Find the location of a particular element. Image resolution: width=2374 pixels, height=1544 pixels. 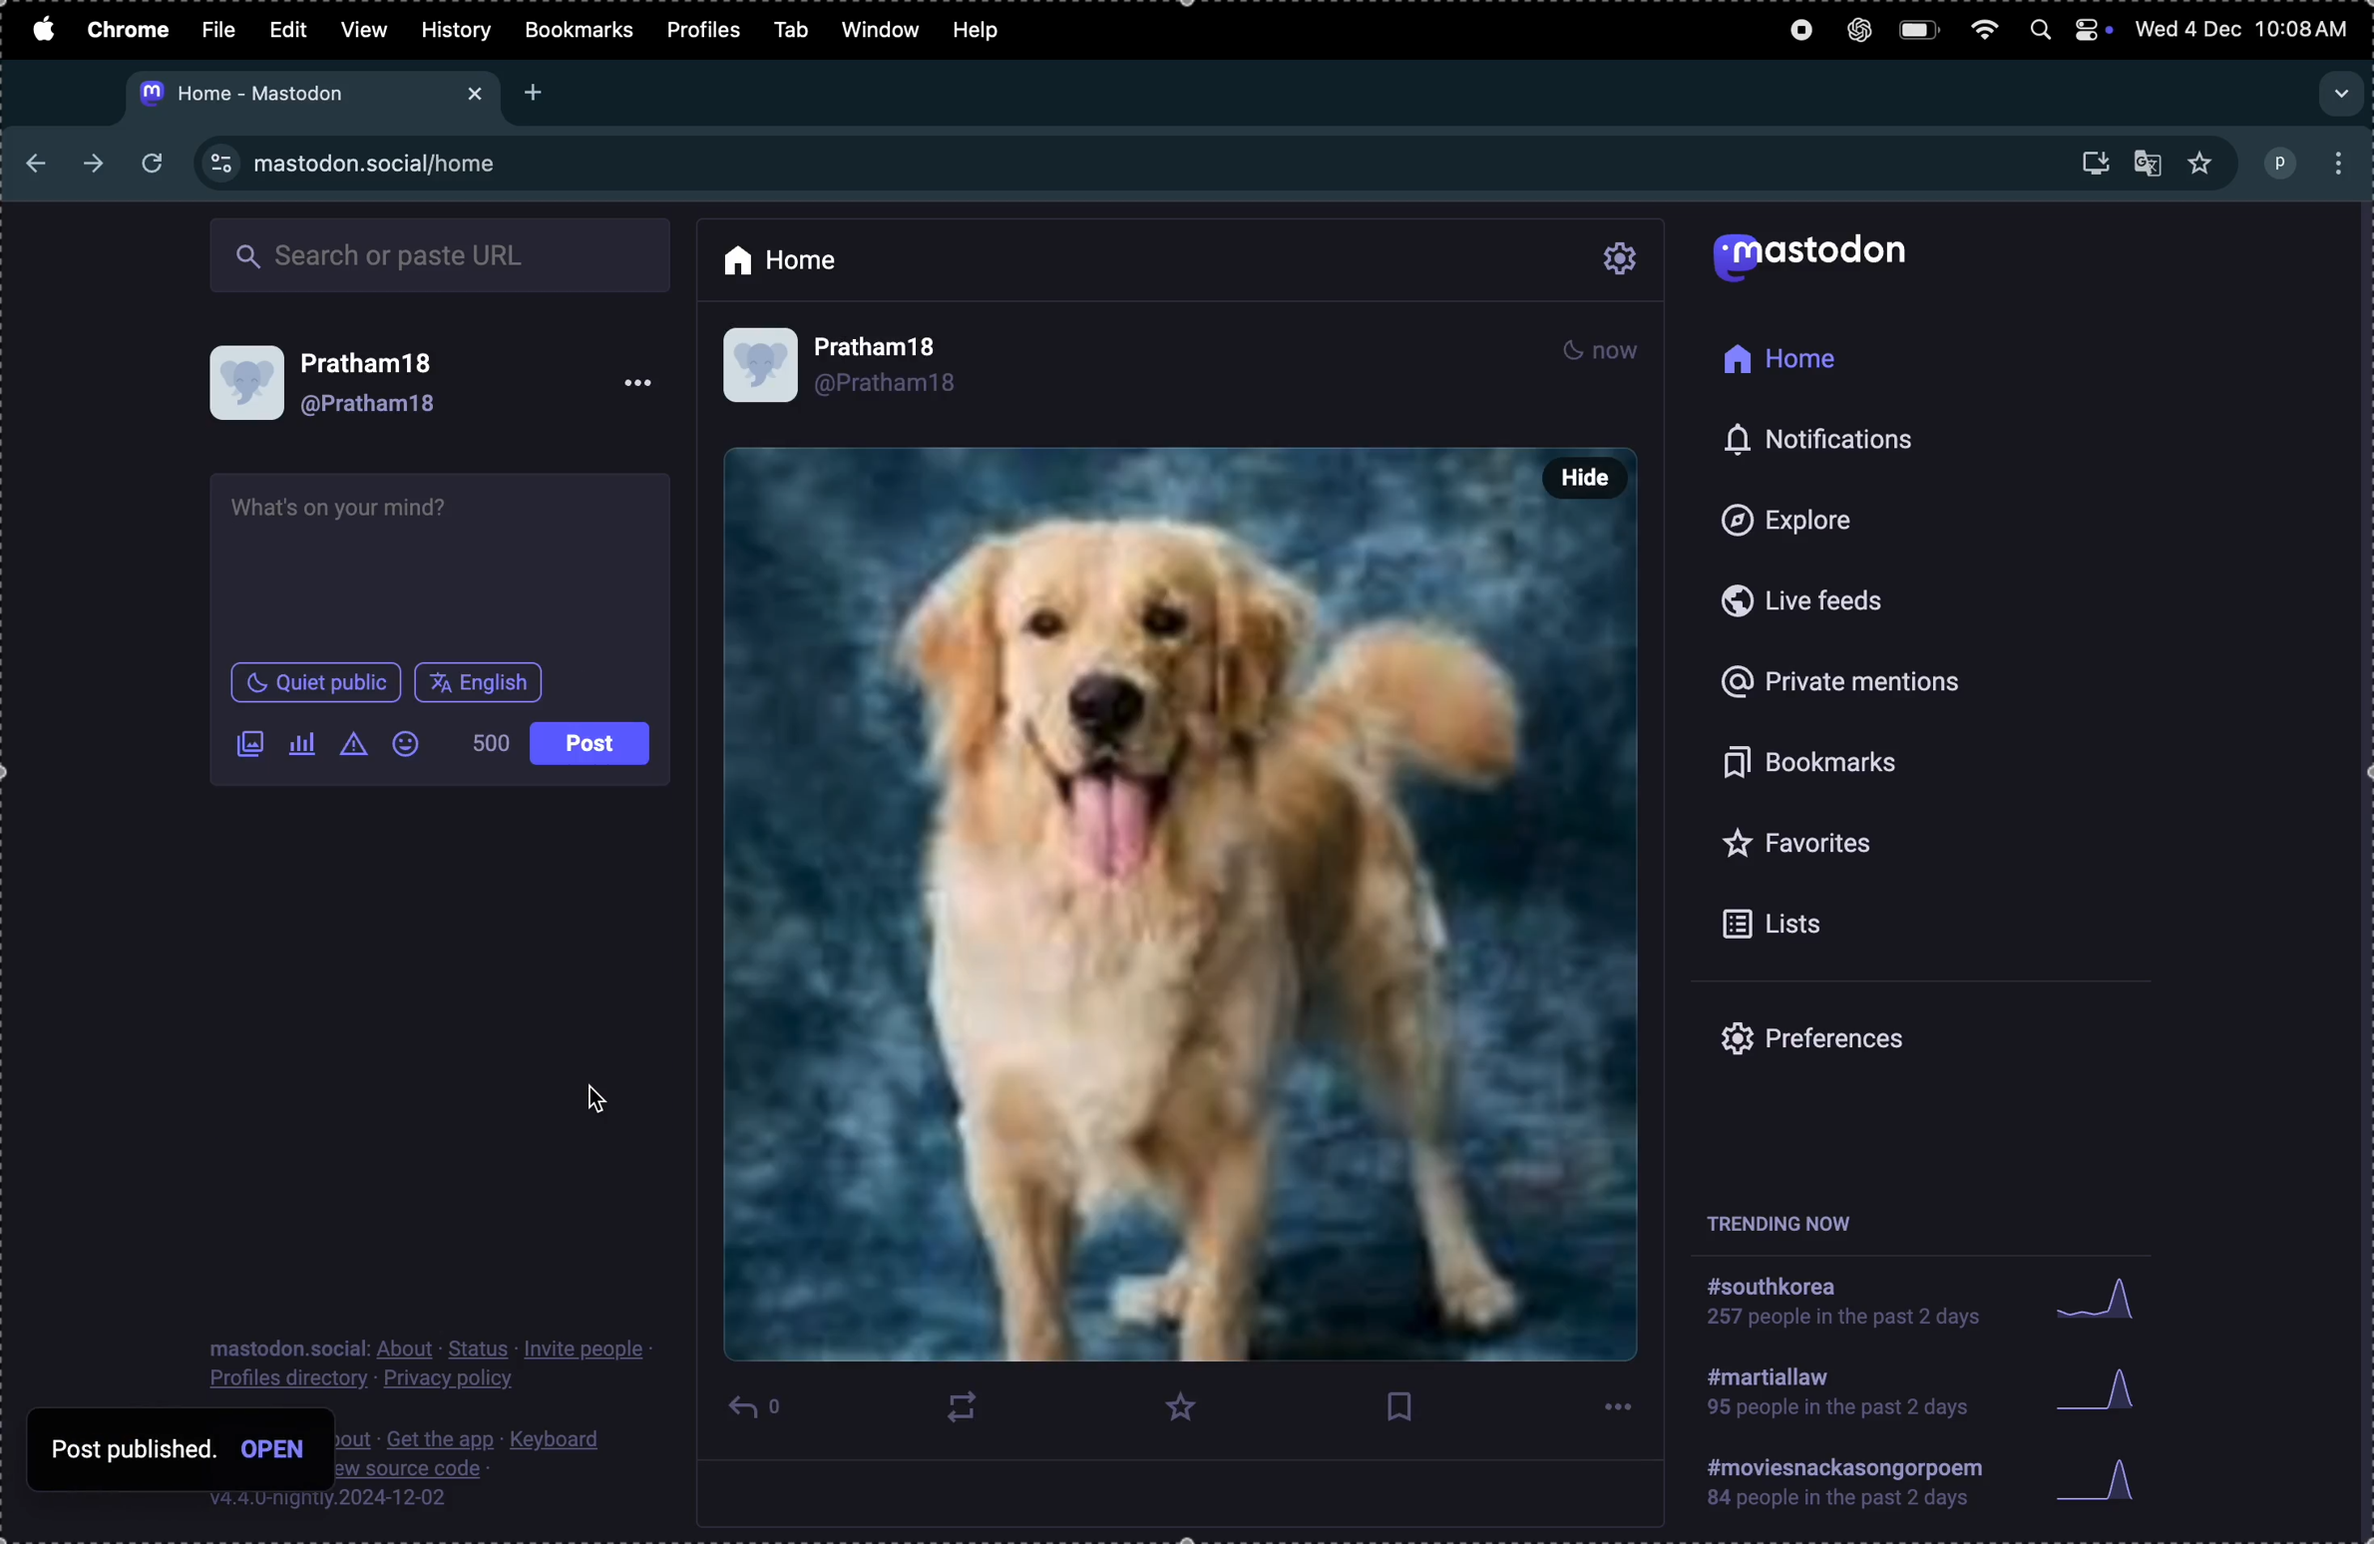

notifications is located at coordinates (1801, 439).